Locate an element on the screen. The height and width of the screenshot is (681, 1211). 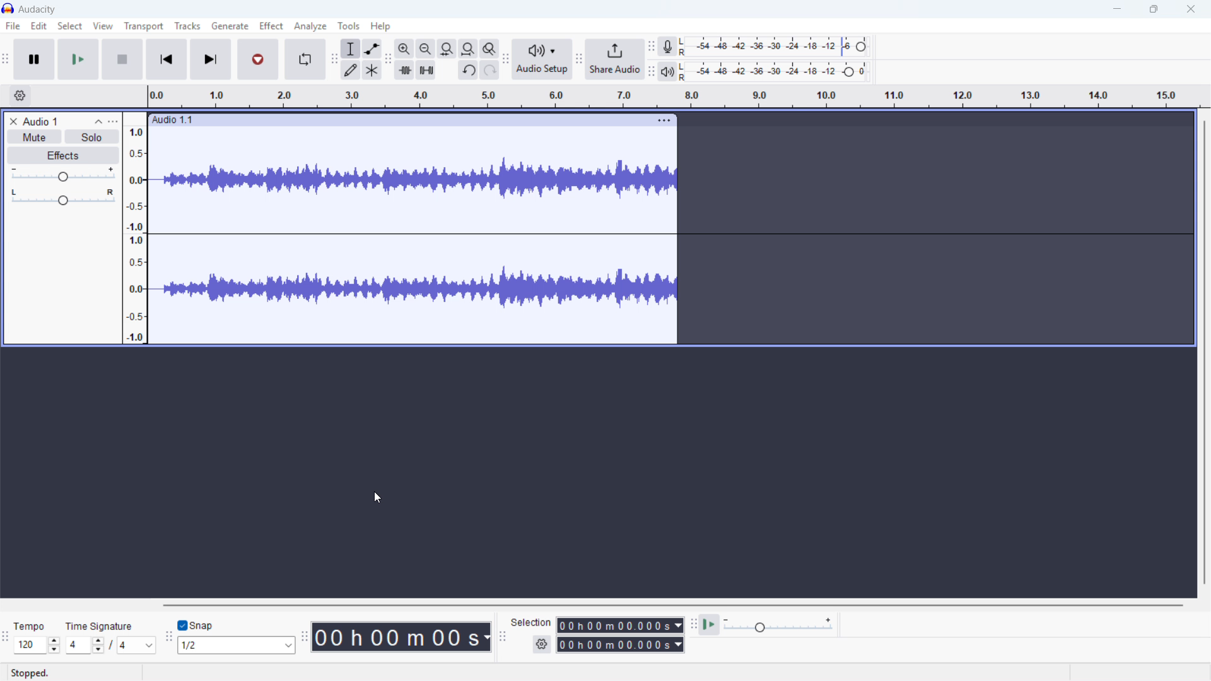
Vertical scroll bar  is located at coordinates (1205, 352).